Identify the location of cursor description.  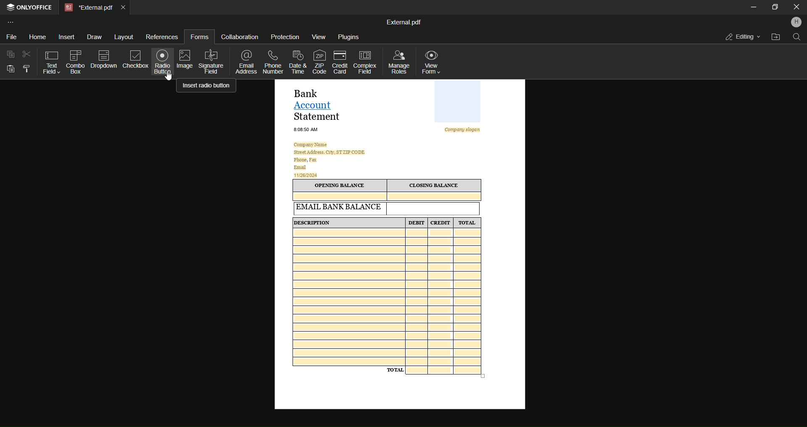
(206, 87).